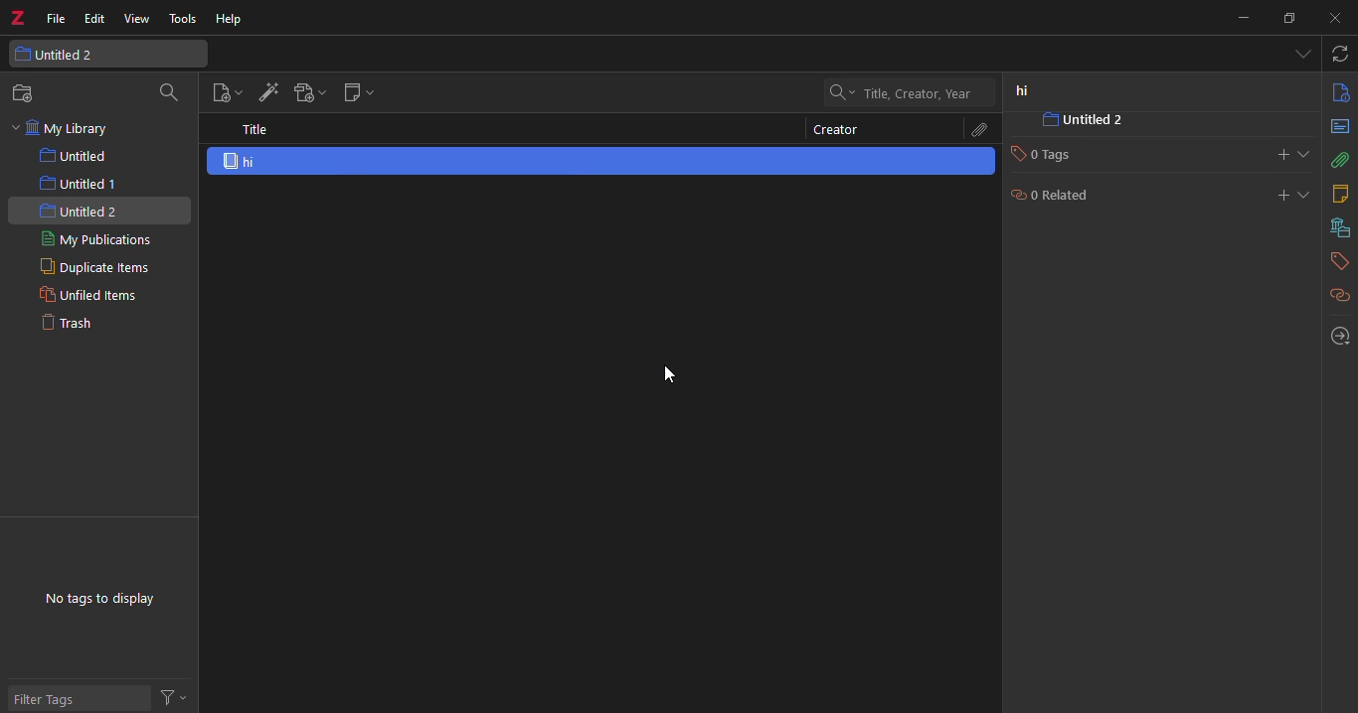 Image resolution: width=1358 pixels, height=713 pixels. Describe the element at coordinates (136, 20) in the screenshot. I see `view` at that location.